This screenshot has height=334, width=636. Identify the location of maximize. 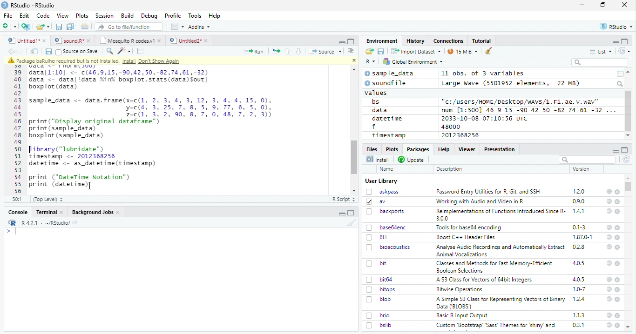
(603, 5).